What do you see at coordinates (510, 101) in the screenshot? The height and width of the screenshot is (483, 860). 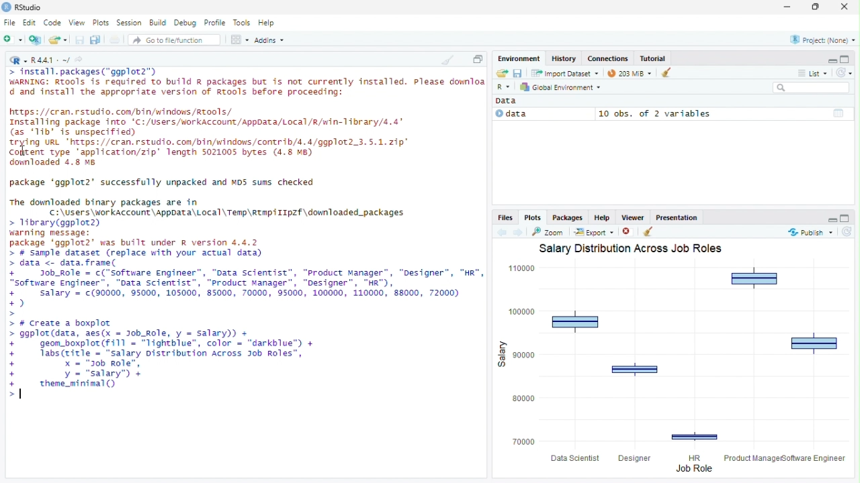 I see `Data` at bounding box center [510, 101].